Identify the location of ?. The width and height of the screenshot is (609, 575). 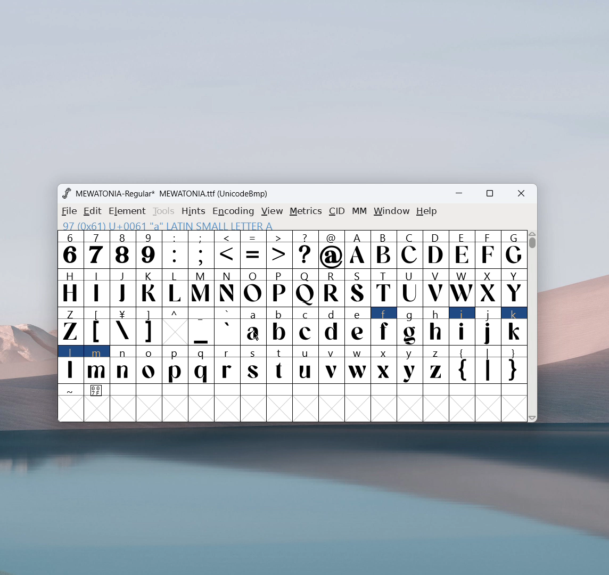
(306, 250).